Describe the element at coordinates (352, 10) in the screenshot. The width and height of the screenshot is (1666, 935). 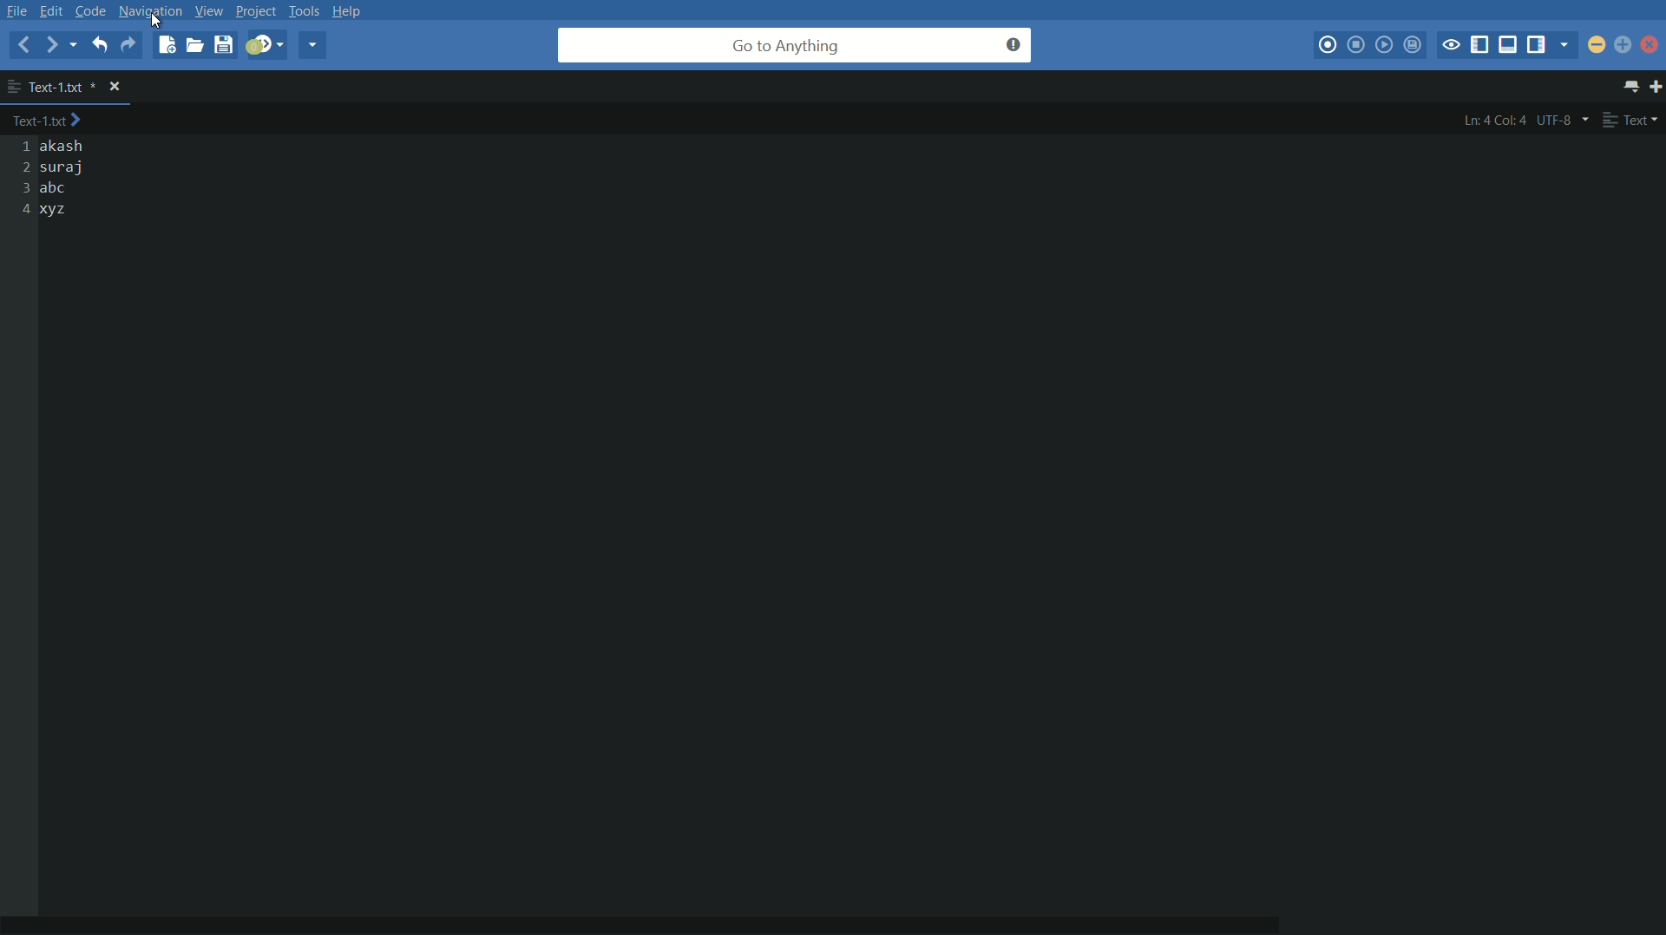
I see `help ` at that location.